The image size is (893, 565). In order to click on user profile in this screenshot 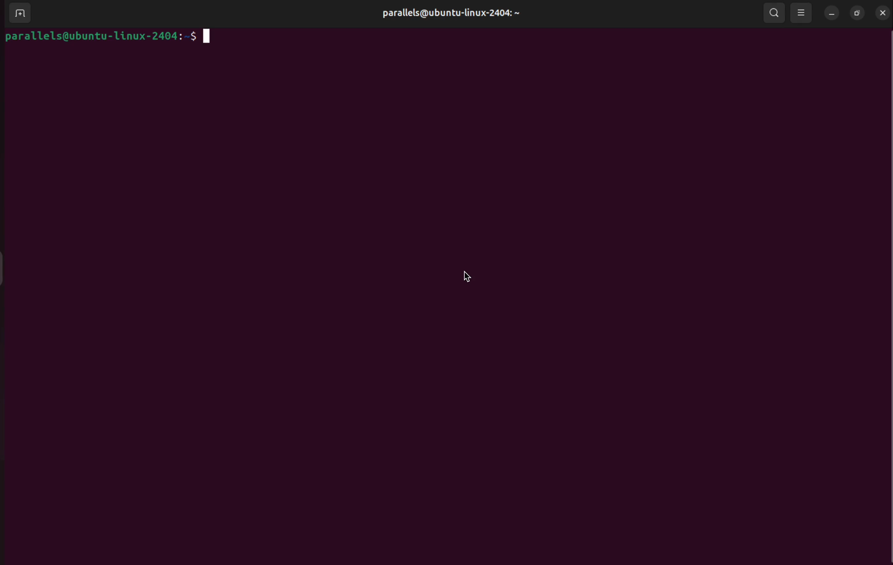, I will do `click(461, 14)`.